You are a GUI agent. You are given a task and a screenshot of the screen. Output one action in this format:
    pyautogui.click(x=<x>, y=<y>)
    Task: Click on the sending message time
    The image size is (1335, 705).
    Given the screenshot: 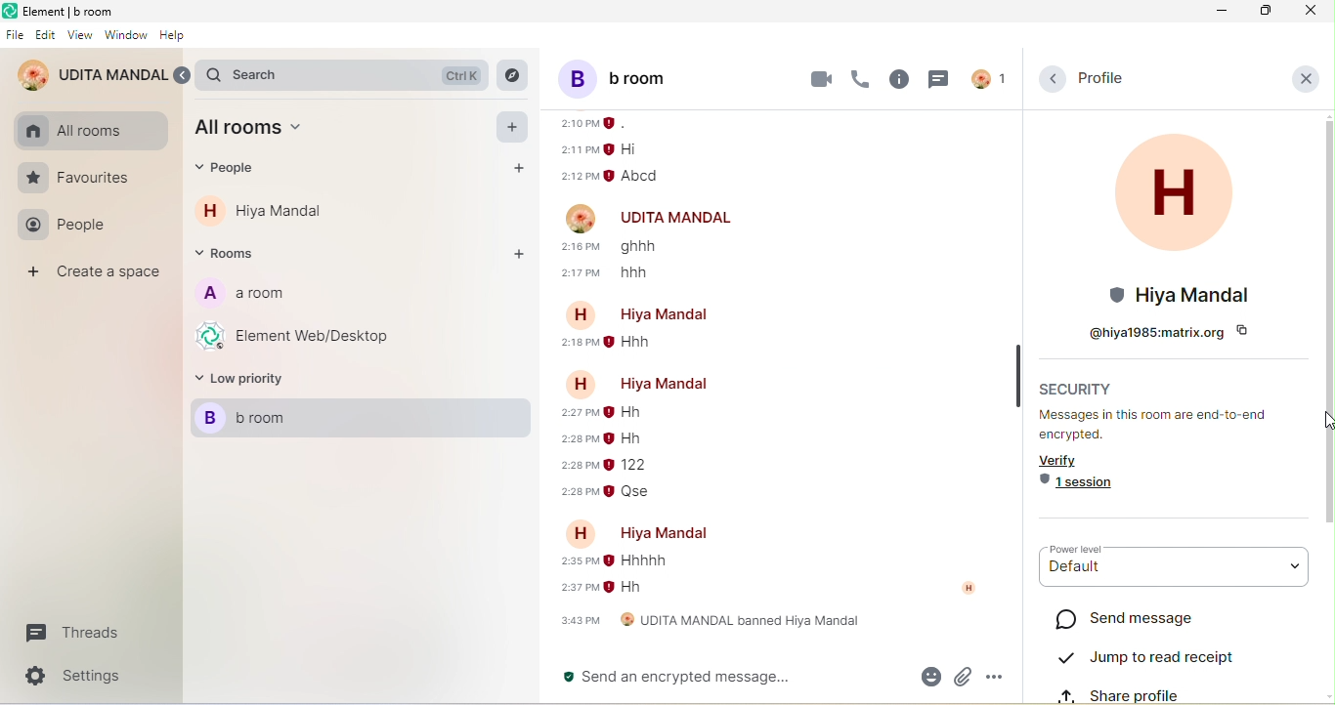 What is the action you would take?
    pyautogui.click(x=582, y=273)
    